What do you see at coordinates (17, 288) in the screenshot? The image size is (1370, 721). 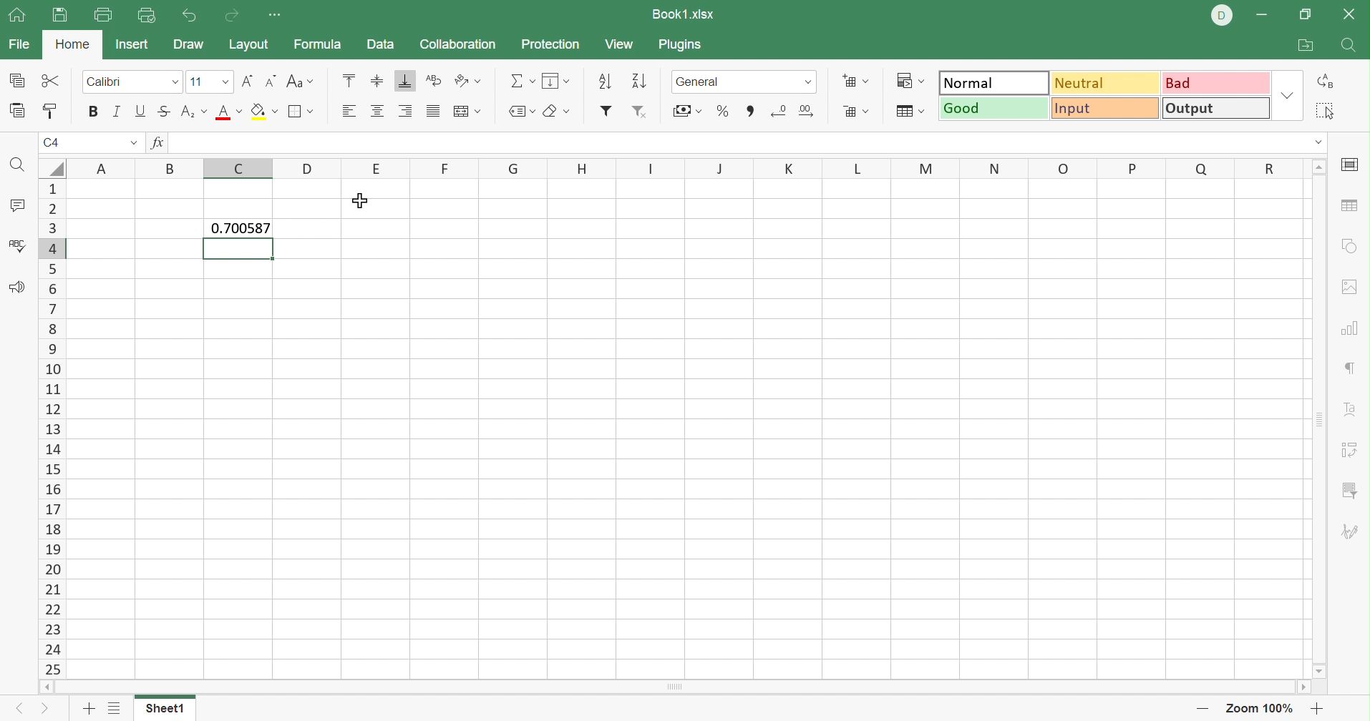 I see `Feedback & comments` at bounding box center [17, 288].